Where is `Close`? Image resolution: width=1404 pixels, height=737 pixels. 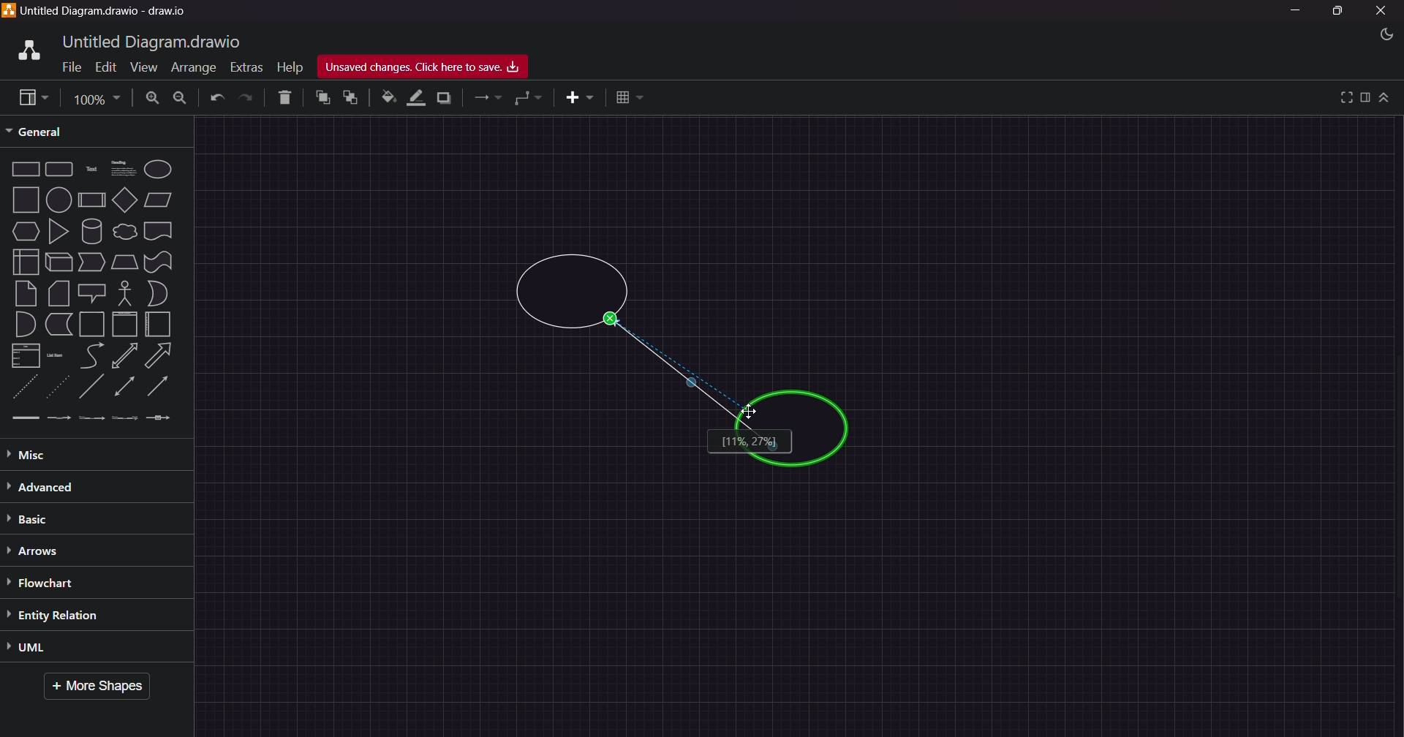
Close is located at coordinates (1382, 11).